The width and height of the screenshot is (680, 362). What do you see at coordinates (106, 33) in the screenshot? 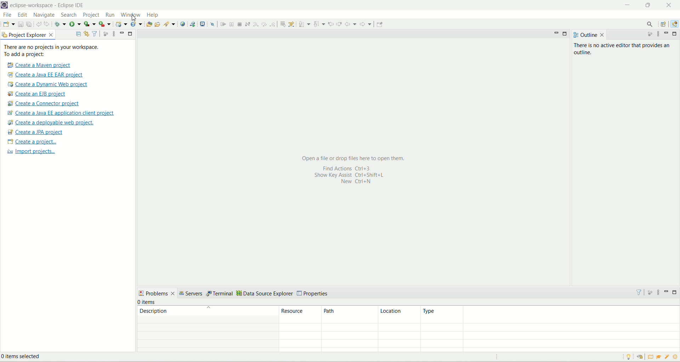
I see `focus on active task` at bounding box center [106, 33].